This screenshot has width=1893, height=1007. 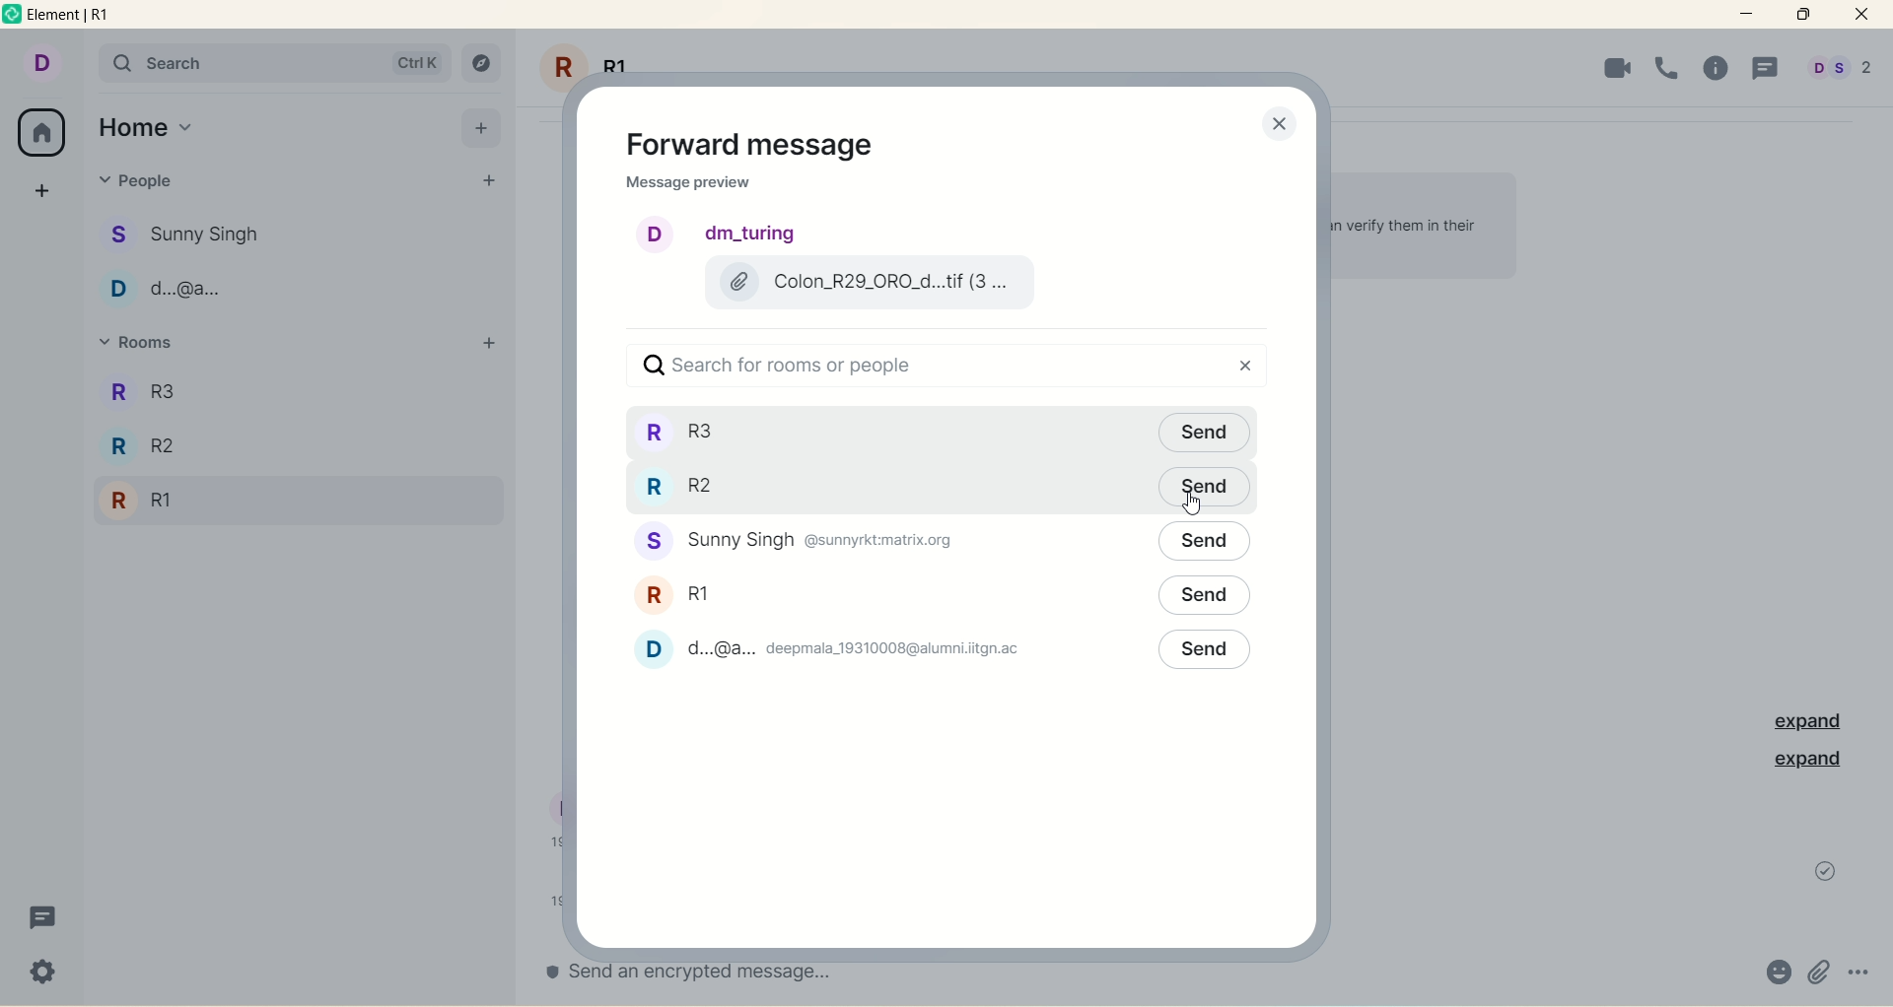 What do you see at coordinates (483, 65) in the screenshot?
I see `explore rooms` at bounding box center [483, 65].